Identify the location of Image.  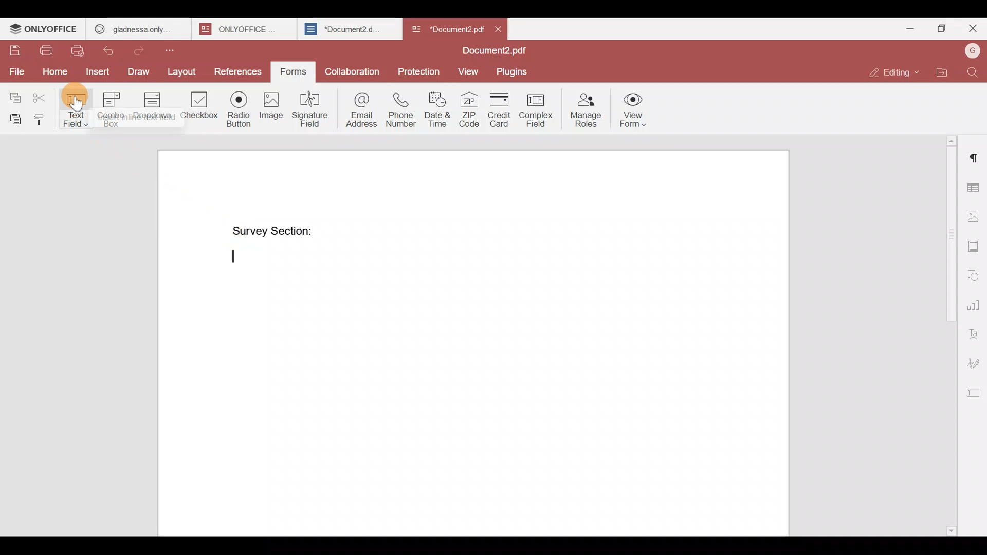
(270, 107).